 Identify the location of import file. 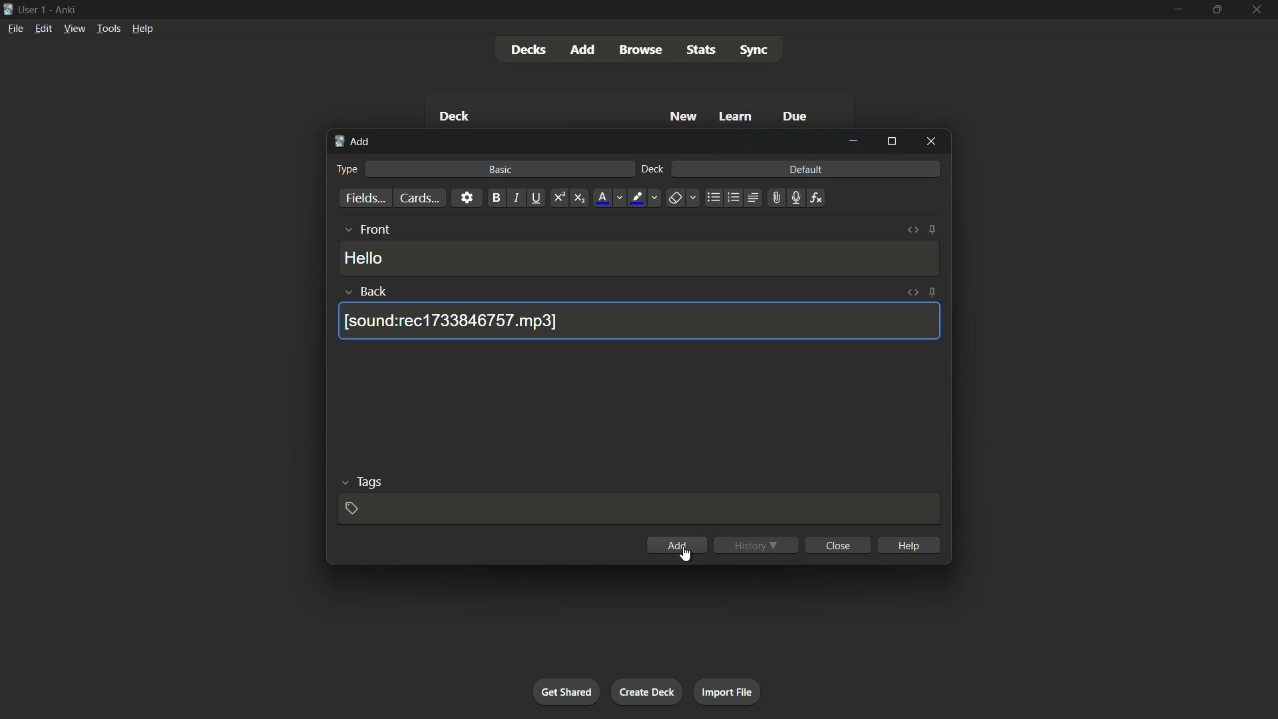
(730, 691).